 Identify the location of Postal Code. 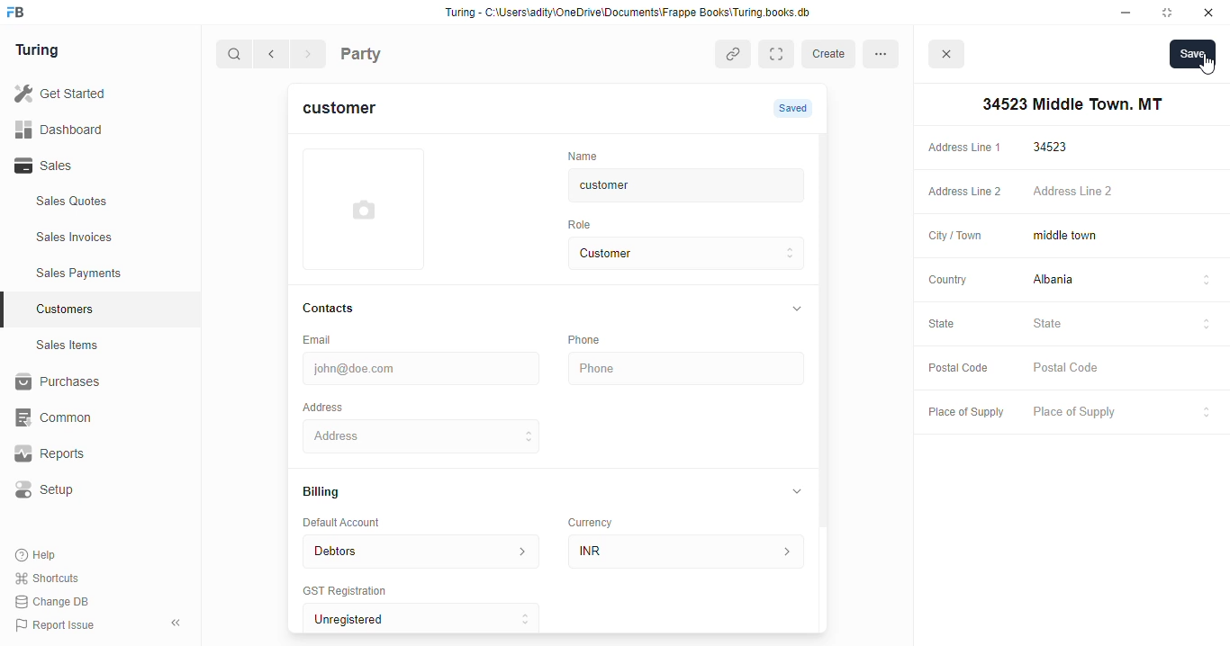
(1123, 369).